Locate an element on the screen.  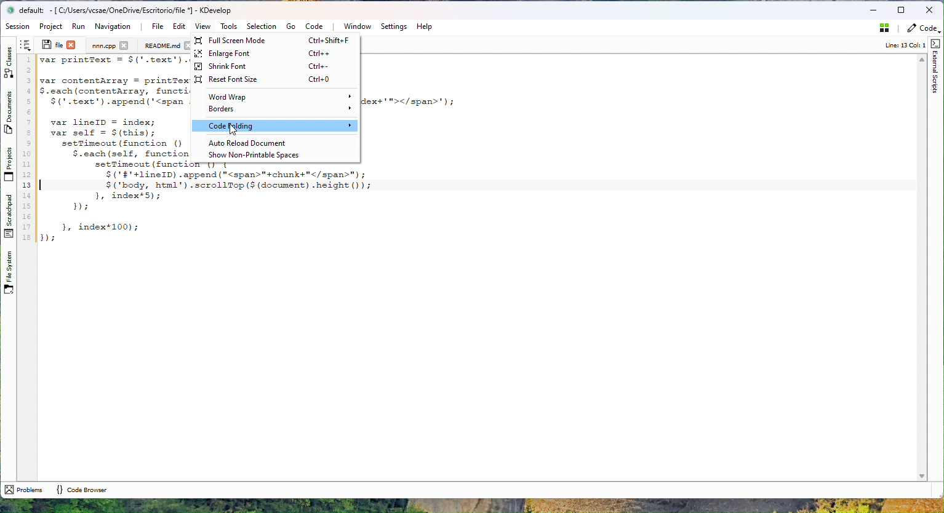
problems is located at coordinates (23, 490).